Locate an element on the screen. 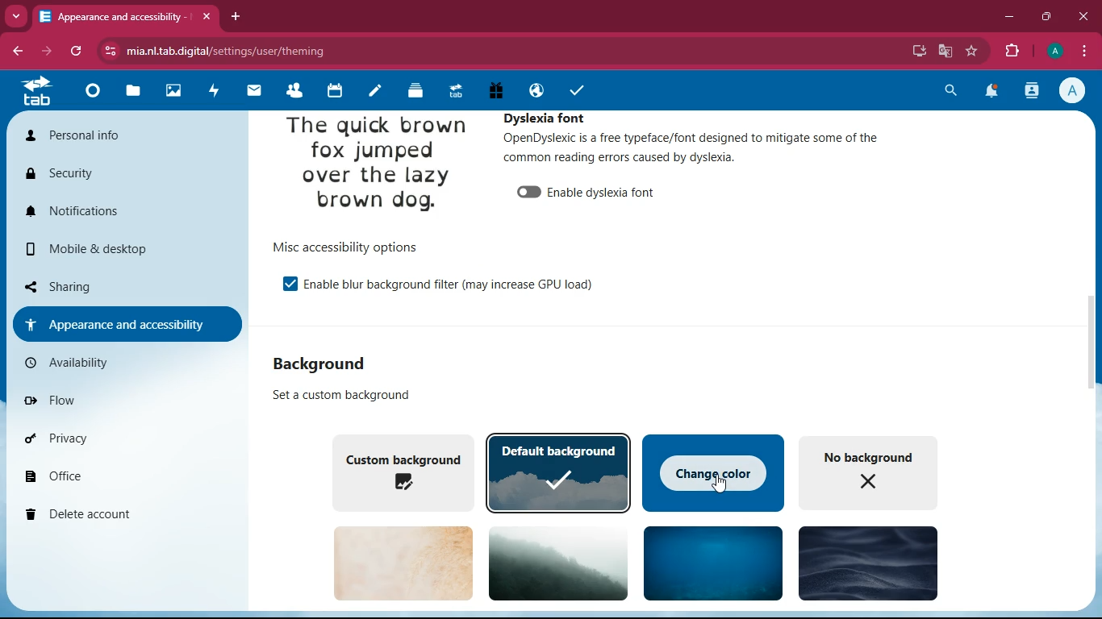 The image size is (1102, 619). office is located at coordinates (113, 475).